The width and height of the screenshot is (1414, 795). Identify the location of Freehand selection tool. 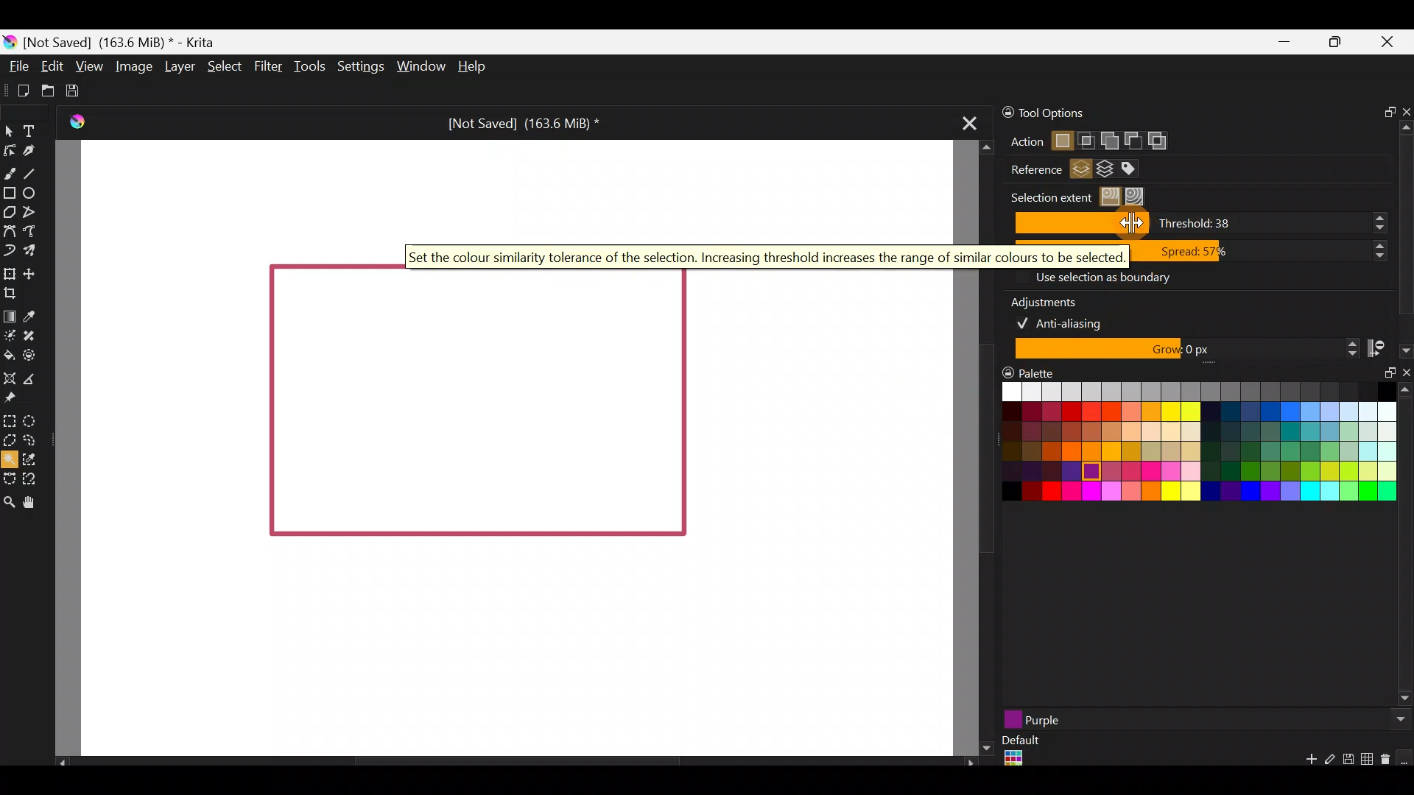
(31, 439).